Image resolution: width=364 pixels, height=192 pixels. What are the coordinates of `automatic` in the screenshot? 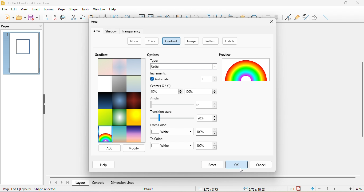 It's located at (160, 79).